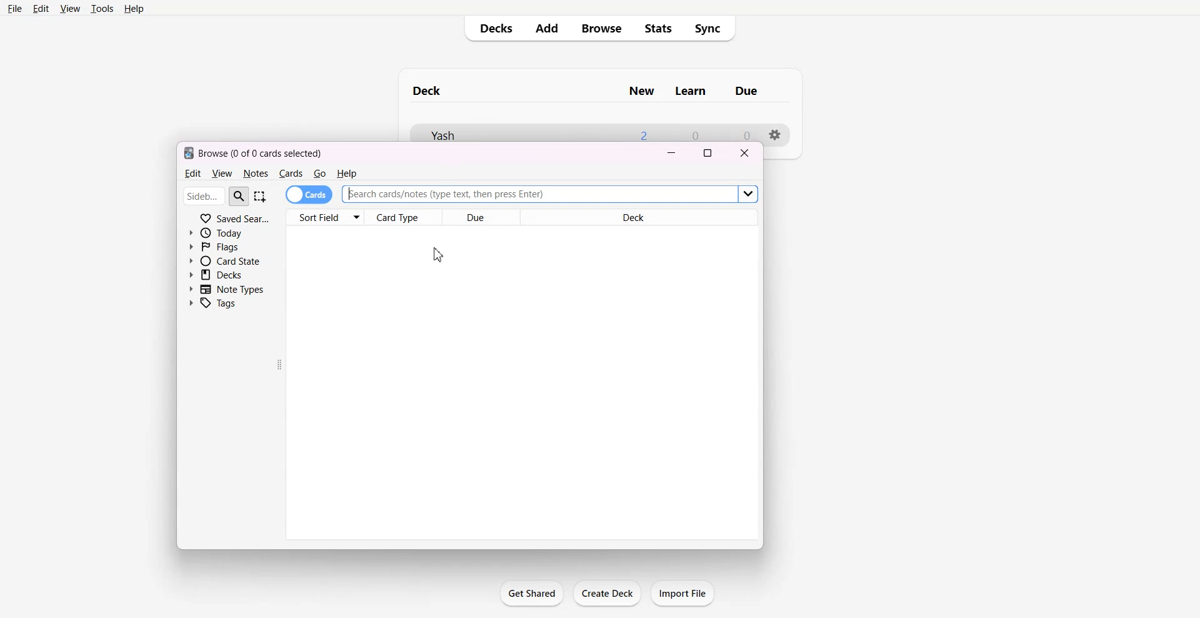 The height and width of the screenshot is (618, 1200). What do you see at coordinates (437, 89) in the screenshot?
I see `deck` at bounding box center [437, 89].